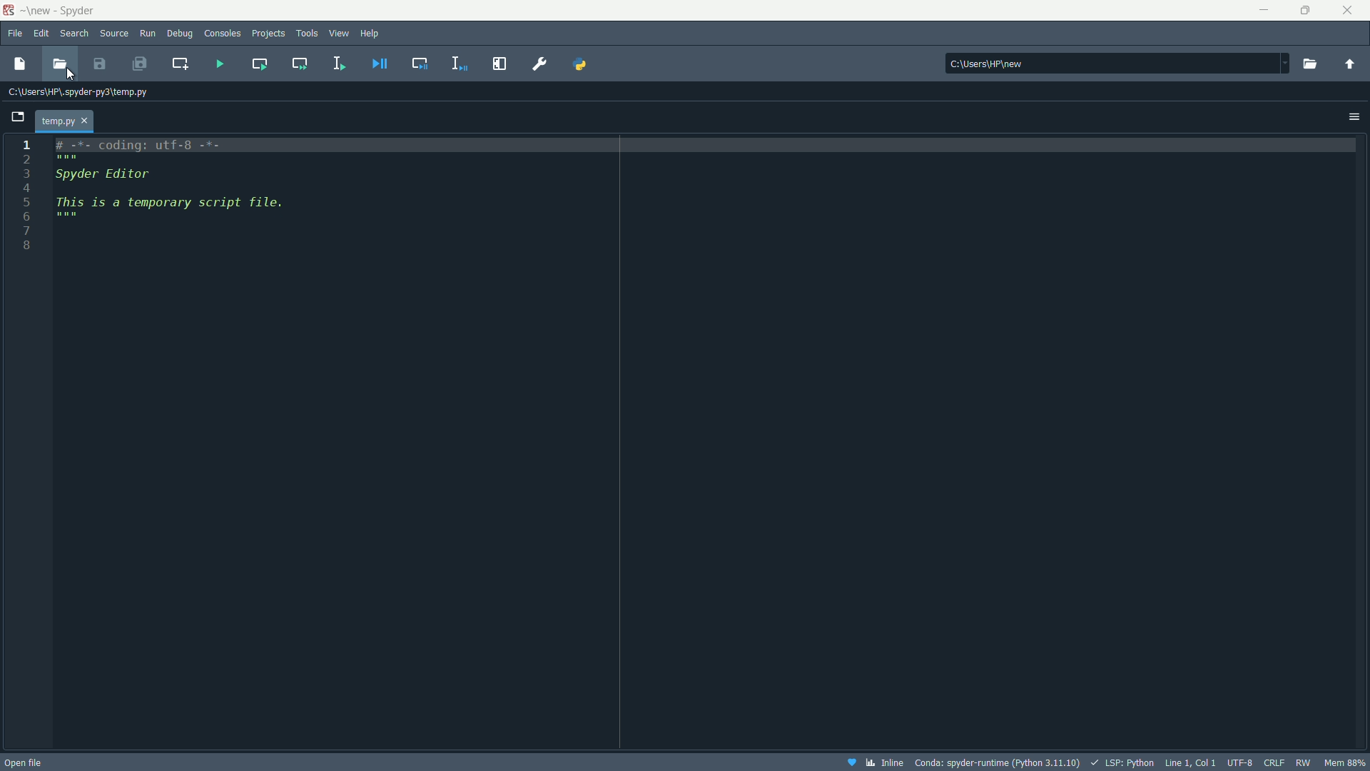 The height and width of the screenshot is (771, 1370). Describe the element at coordinates (1309, 10) in the screenshot. I see `maximize` at that location.